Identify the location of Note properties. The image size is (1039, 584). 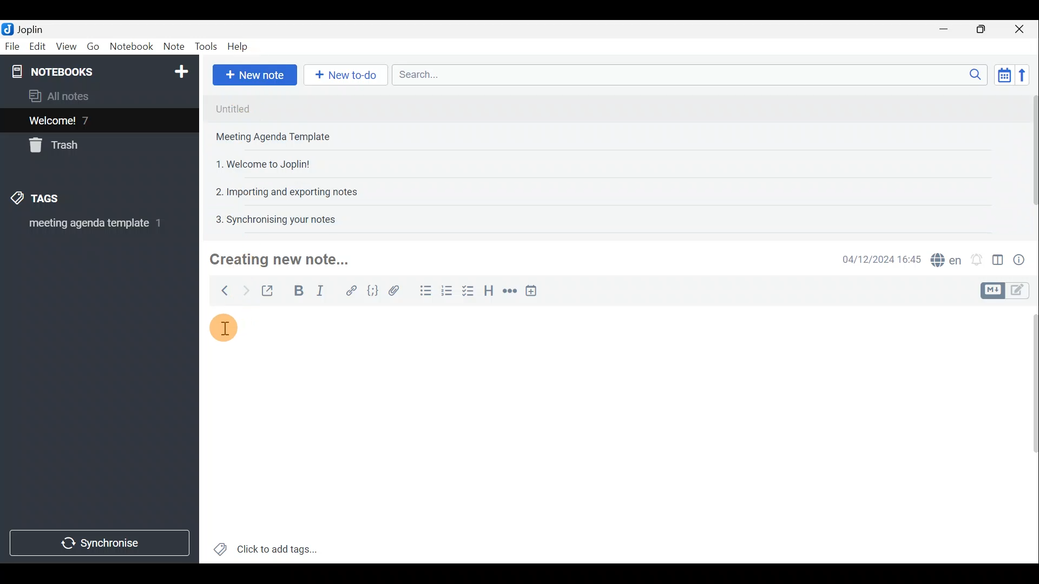
(1023, 258).